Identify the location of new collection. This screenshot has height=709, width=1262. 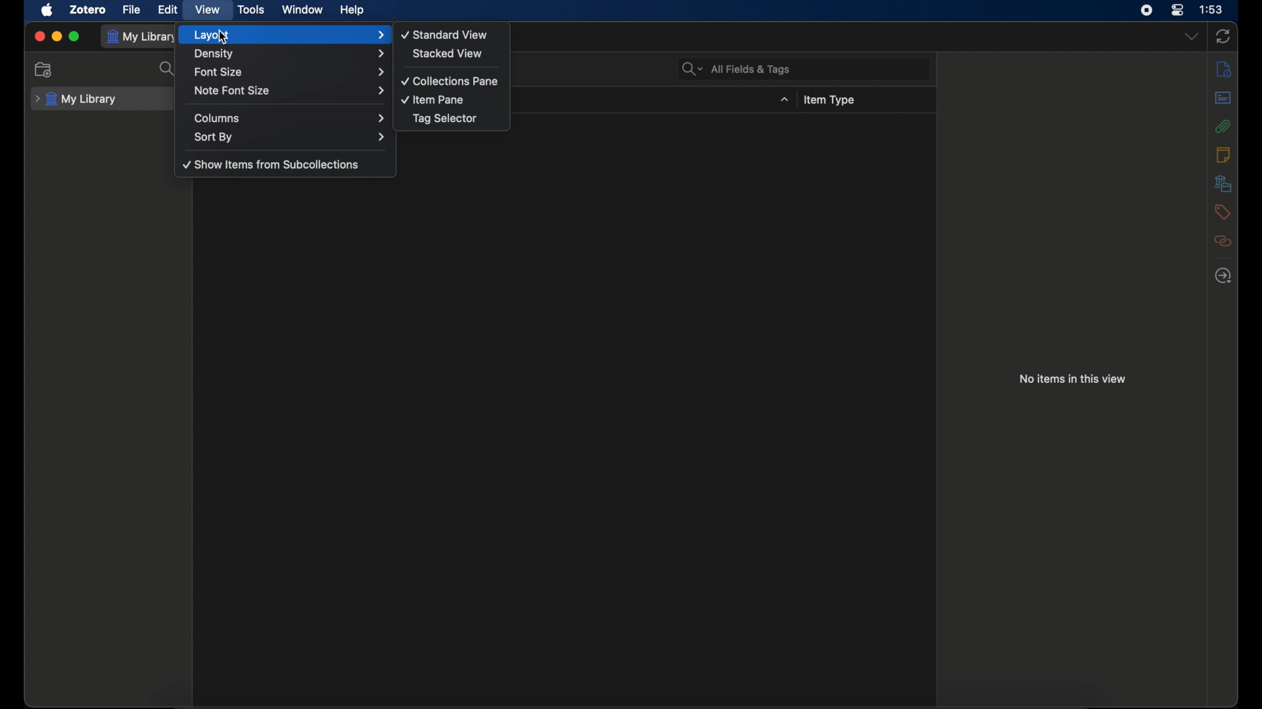
(44, 70).